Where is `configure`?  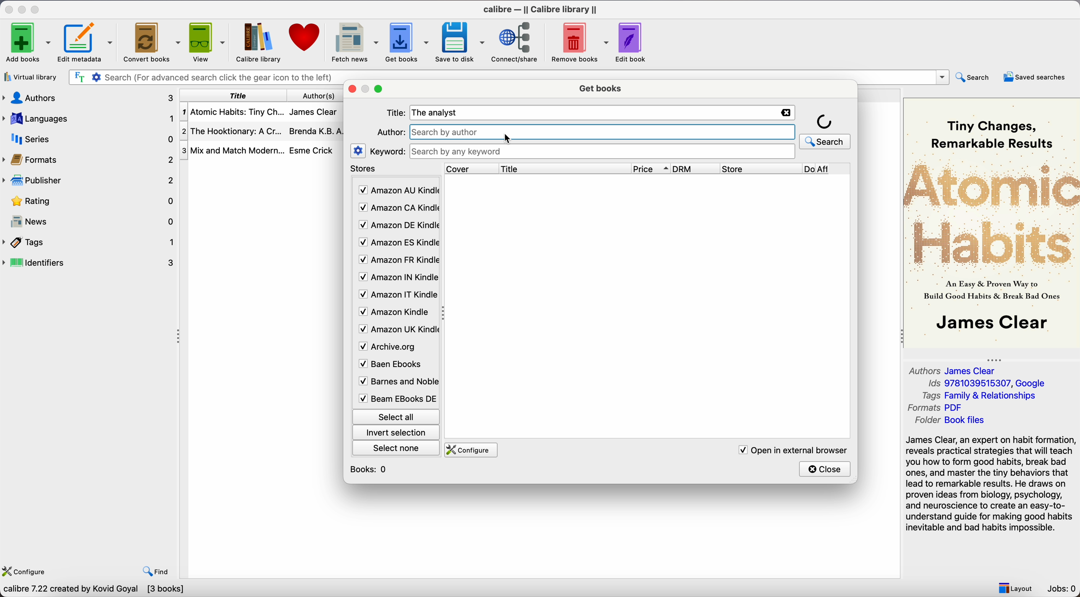 configure is located at coordinates (472, 450).